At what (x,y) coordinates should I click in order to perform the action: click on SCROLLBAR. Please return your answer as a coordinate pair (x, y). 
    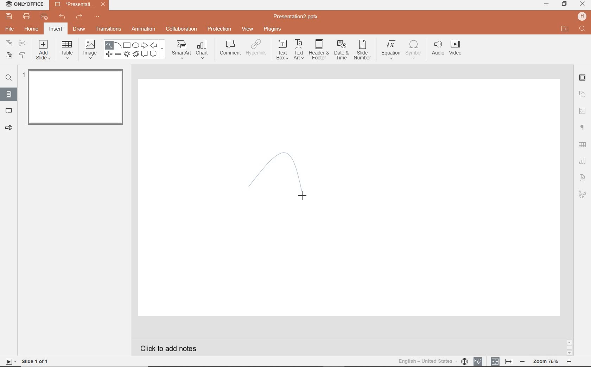
    Looking at the image, I should click on (569, 347).